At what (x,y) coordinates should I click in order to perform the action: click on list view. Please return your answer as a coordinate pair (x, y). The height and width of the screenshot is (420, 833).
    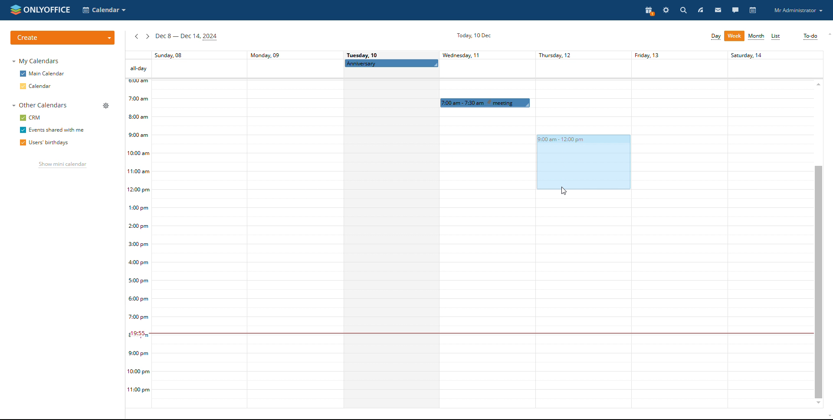
    Looking at the image, I should click on (776, 37).